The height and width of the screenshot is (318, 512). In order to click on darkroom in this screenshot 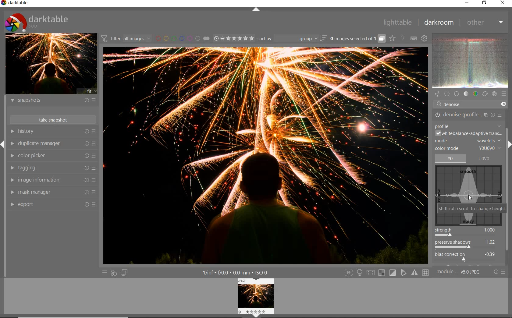, I will do `click(438, 23)`.